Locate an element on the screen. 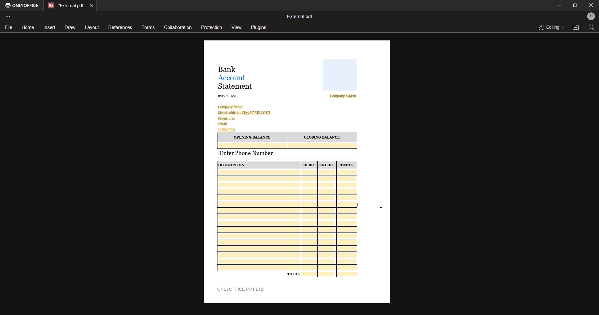  8:08:50 AM is located at coordinates (227, 96).